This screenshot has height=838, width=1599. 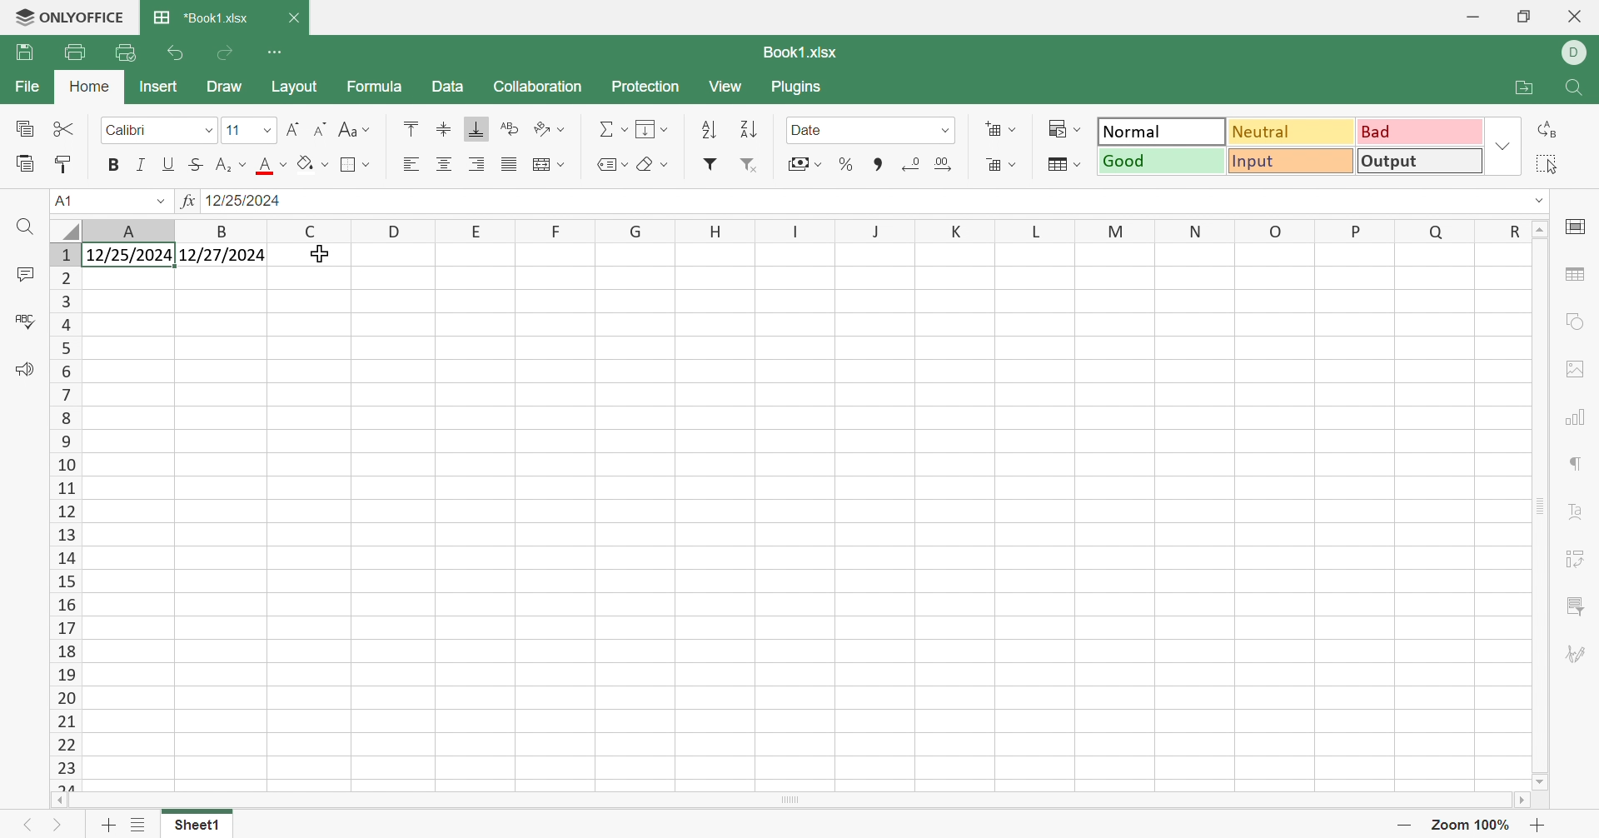 What do you see at coordinates (297, 17) in the screenshot?
I see `Close` at bounding box center [297, 17].